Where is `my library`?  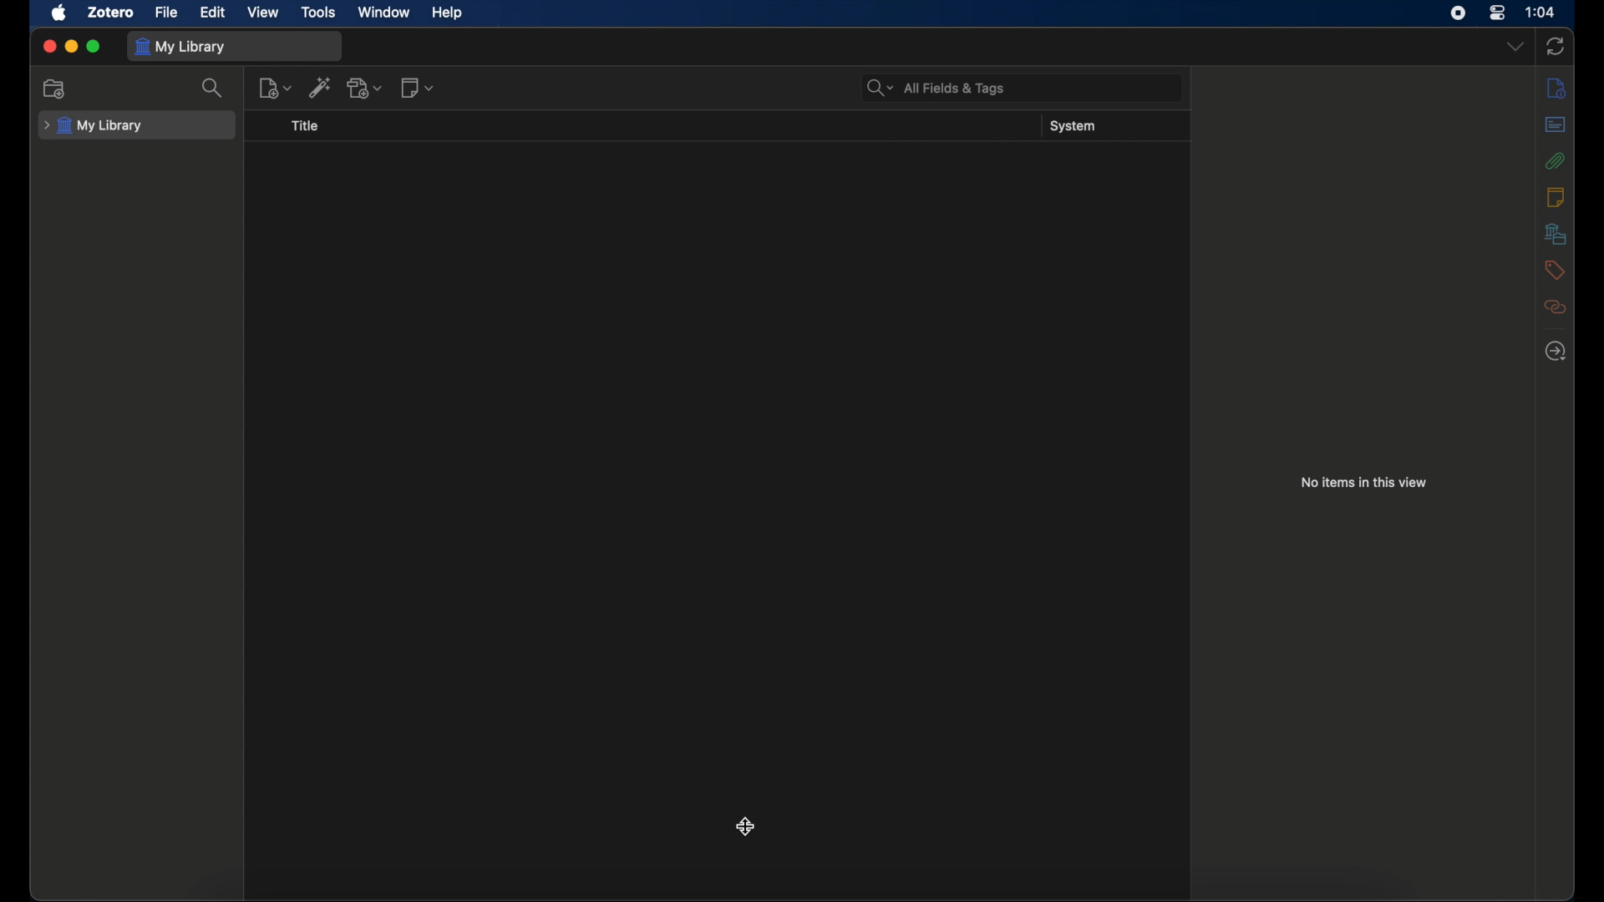 my library is located at coordinates (182, 47).